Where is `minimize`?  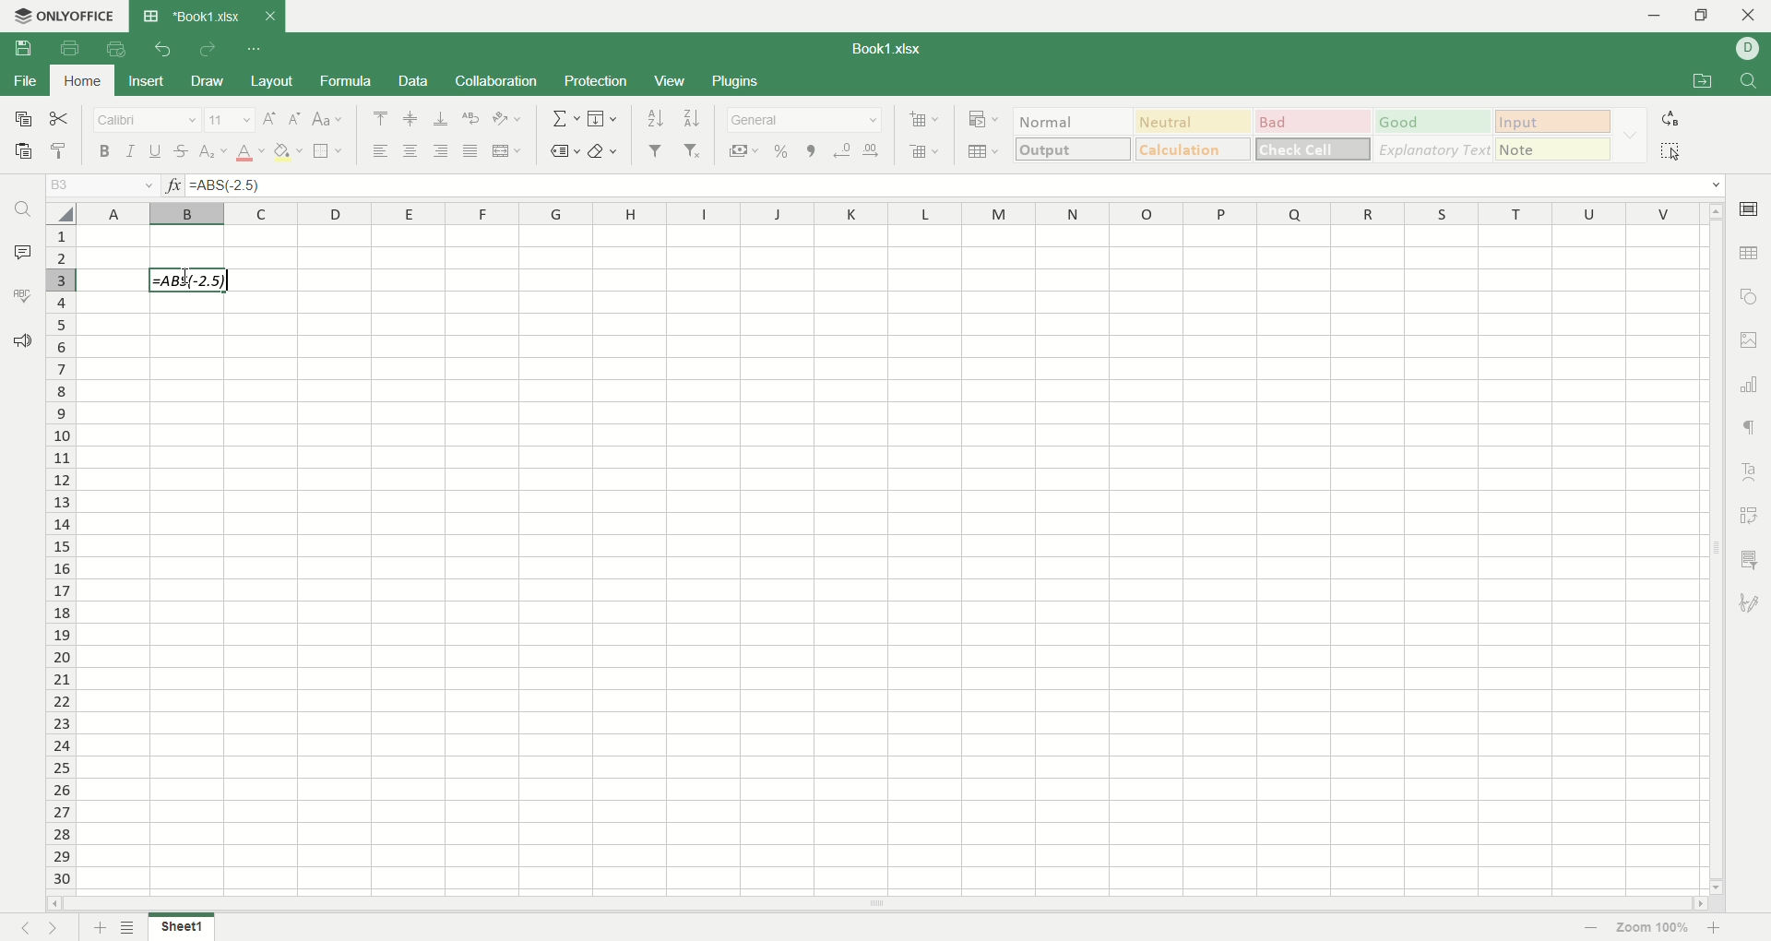 minimize is located at coordinates (1658, 16).